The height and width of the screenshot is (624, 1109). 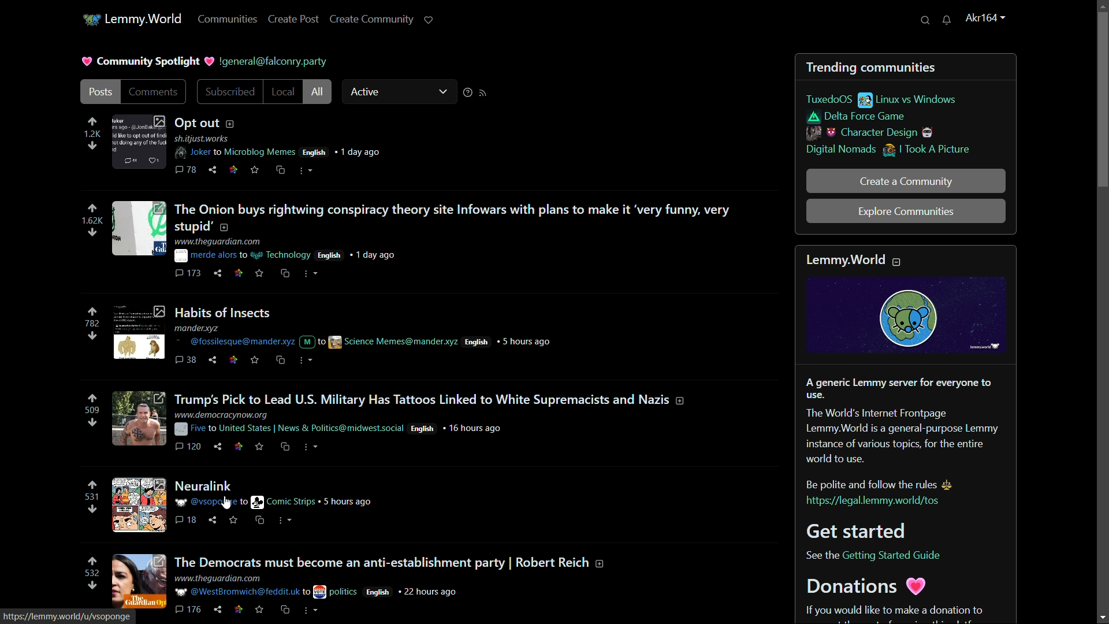 I want to click on about lemmy.world, so click(x=905, y=444).